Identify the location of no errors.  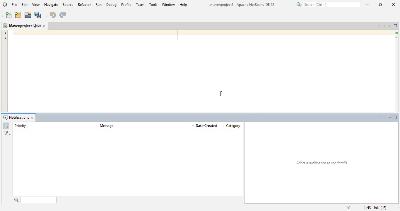
(397, 33).